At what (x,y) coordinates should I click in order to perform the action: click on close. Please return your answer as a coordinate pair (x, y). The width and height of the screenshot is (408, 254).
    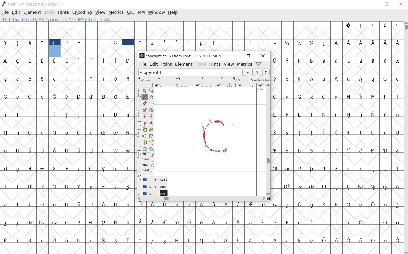
    Looking at the image, I should click on (264, 56).